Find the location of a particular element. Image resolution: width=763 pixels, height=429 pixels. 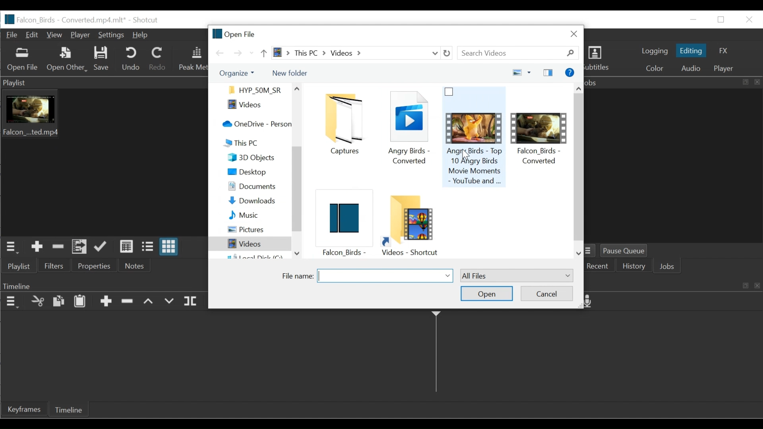

Close is located at coordinates (574, 33).